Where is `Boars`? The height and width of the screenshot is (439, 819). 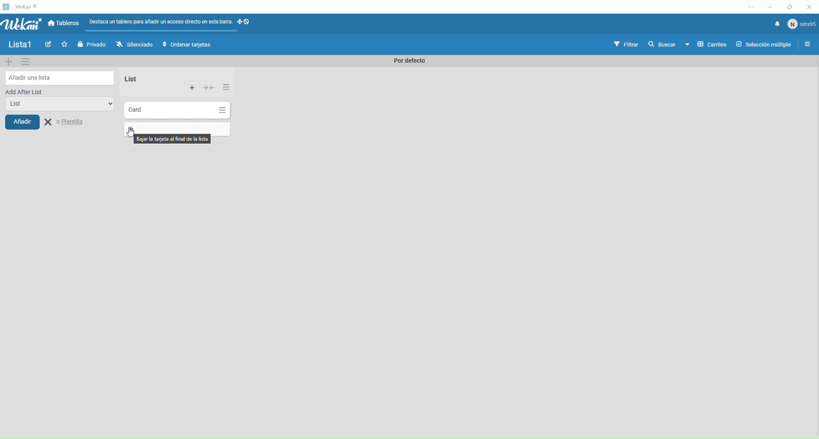 Boars is located at coordinates (64, 24).